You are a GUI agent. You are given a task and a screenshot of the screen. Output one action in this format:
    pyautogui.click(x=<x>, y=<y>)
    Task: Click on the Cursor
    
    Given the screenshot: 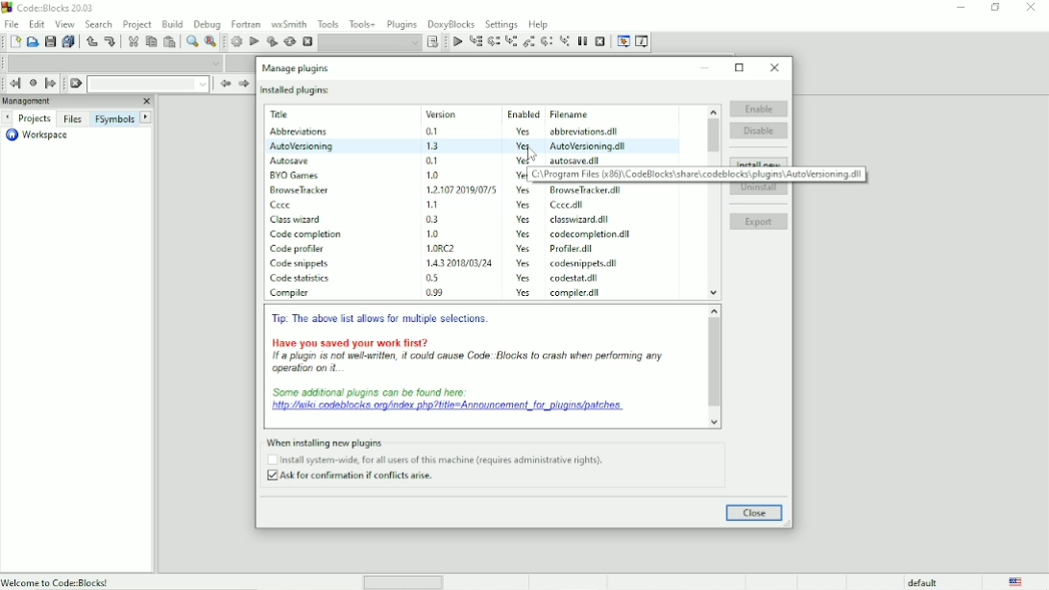 What is the action you would take?
    pyautogui.click(x=529, y=151)
    